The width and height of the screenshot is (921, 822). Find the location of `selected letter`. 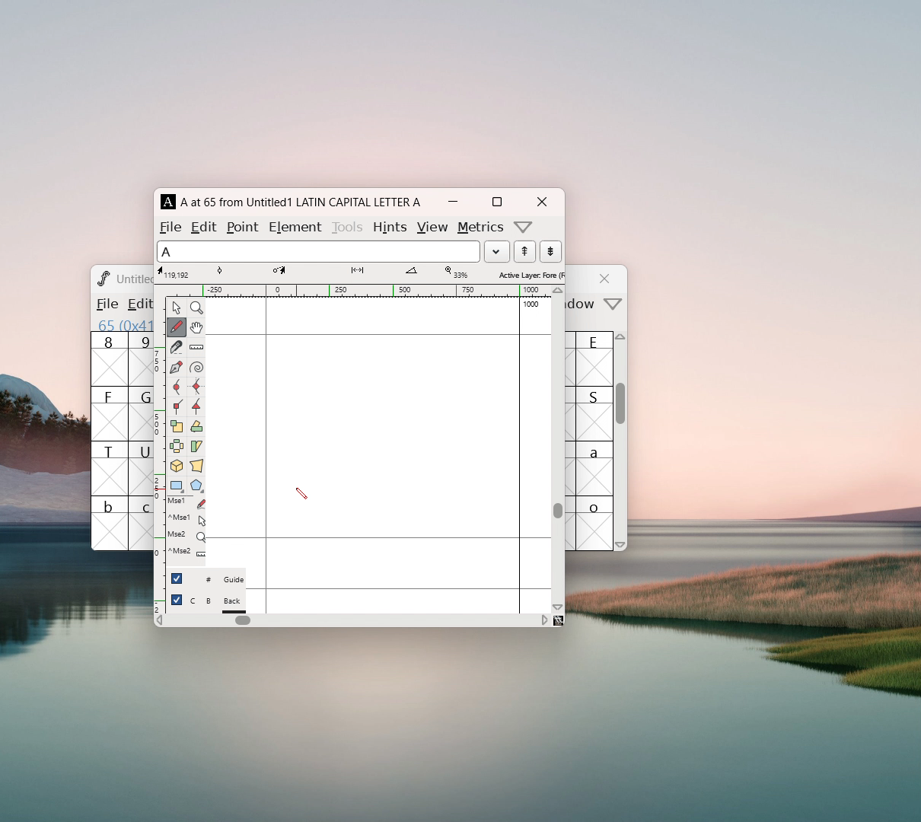

selected letter is located at coordinates (318, 250).